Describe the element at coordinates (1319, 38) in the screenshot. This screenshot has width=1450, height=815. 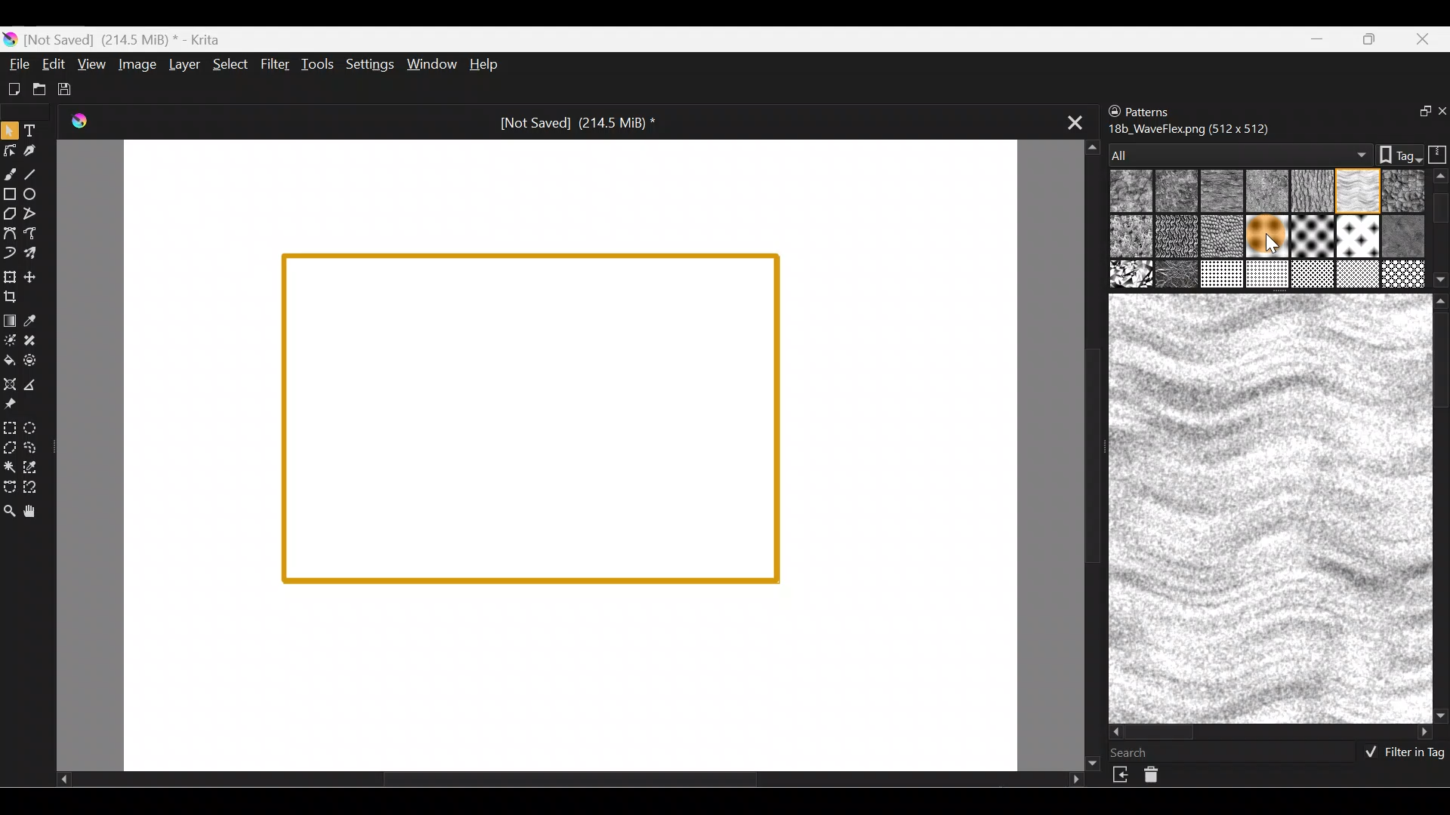
I see `Minimize` at that location.